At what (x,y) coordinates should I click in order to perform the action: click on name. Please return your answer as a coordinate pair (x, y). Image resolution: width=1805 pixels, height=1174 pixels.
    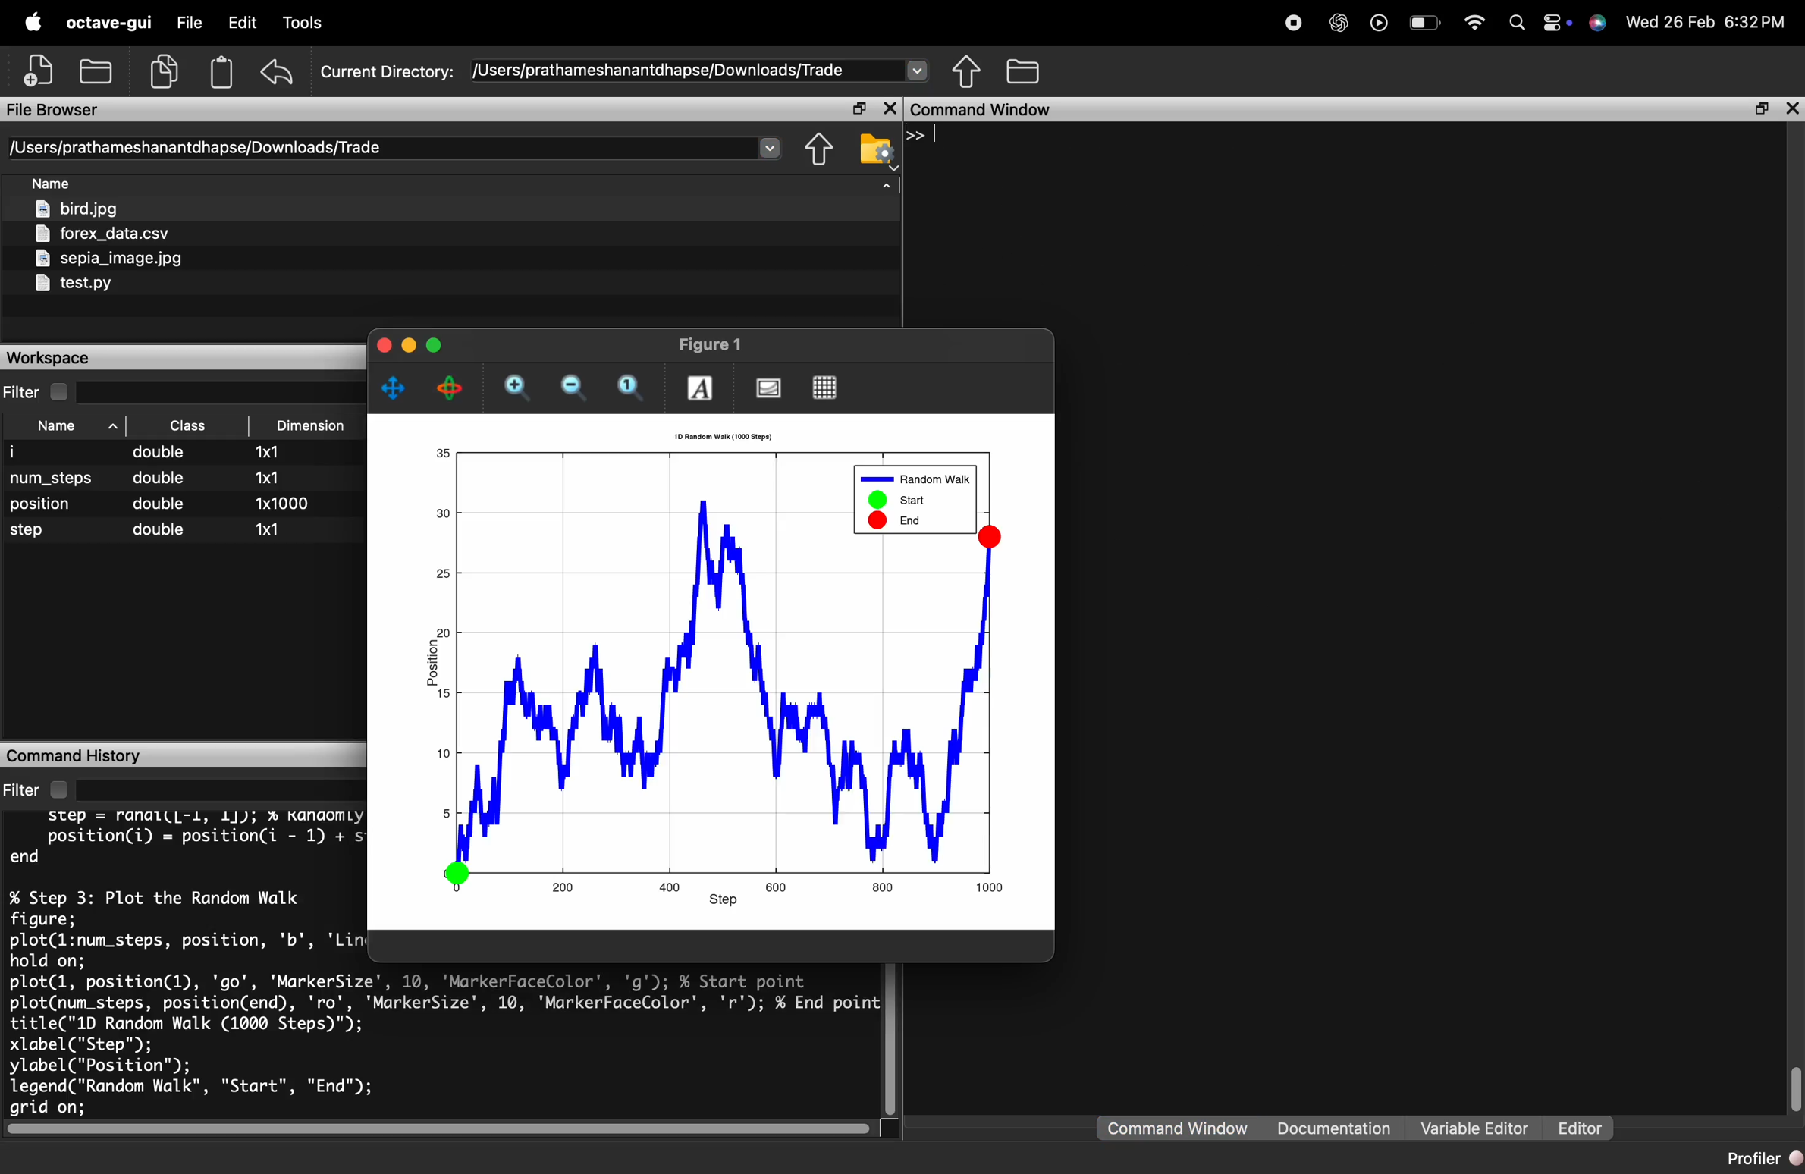
    Looking at the image, I should click on (54, 499).